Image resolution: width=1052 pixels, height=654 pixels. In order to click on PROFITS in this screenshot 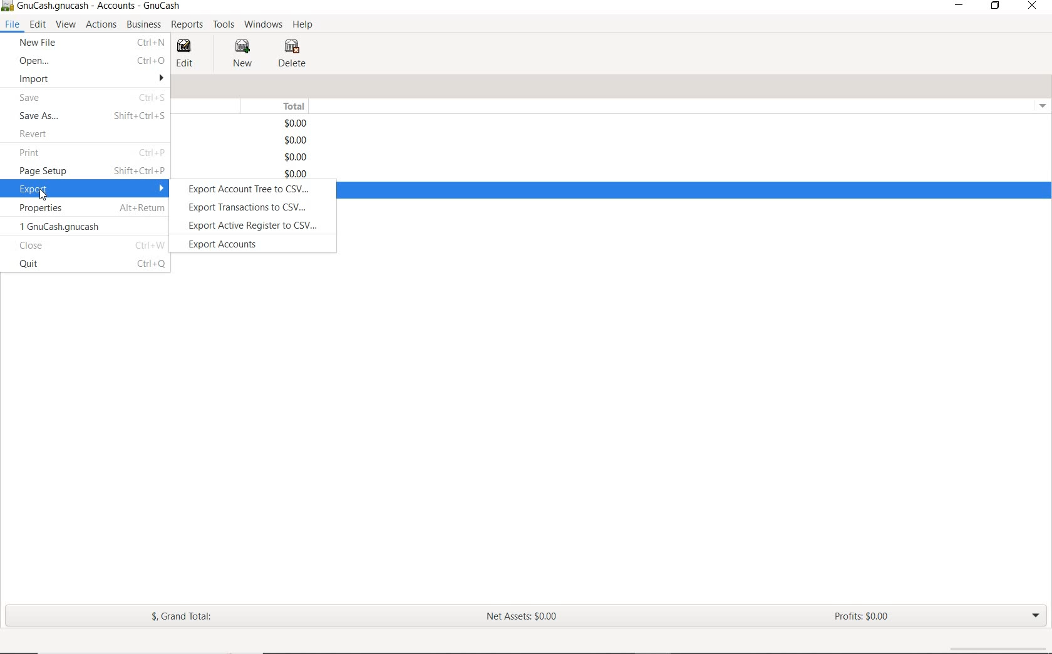, I will do `click(862, 616)`.